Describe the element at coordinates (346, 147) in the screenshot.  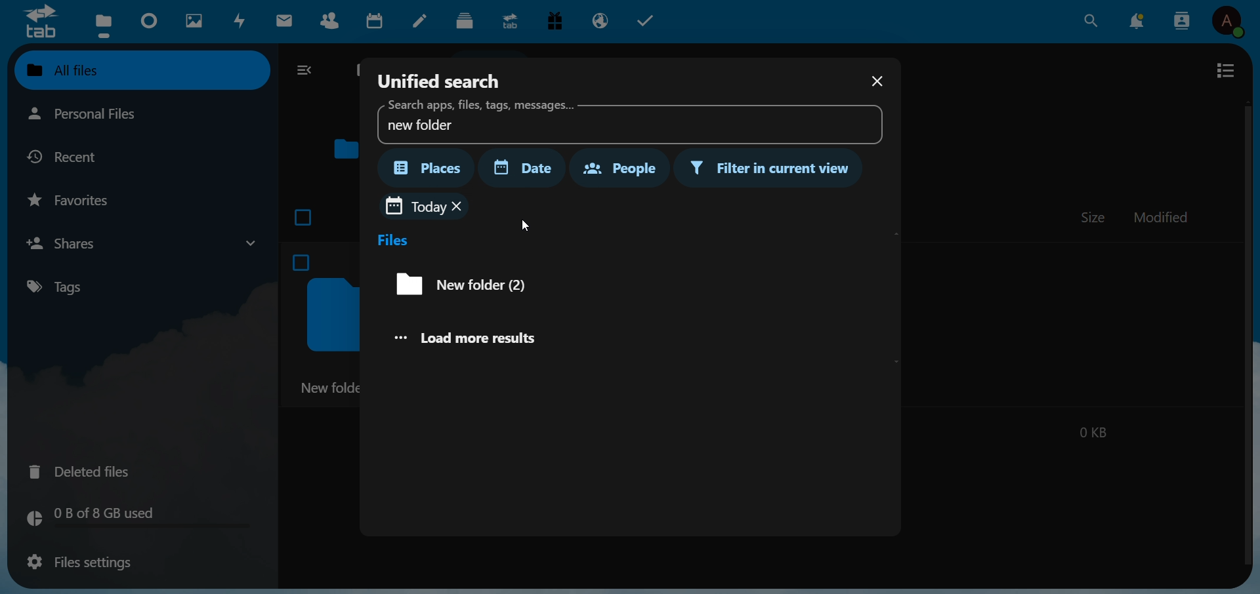
I see `folder icon` at that location.